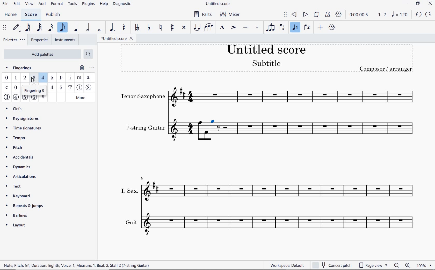  What do you see at coordinates (112, 28) in the screenshot?
I see `AUGMENTATION DOT` at bounding box center [112, 28].